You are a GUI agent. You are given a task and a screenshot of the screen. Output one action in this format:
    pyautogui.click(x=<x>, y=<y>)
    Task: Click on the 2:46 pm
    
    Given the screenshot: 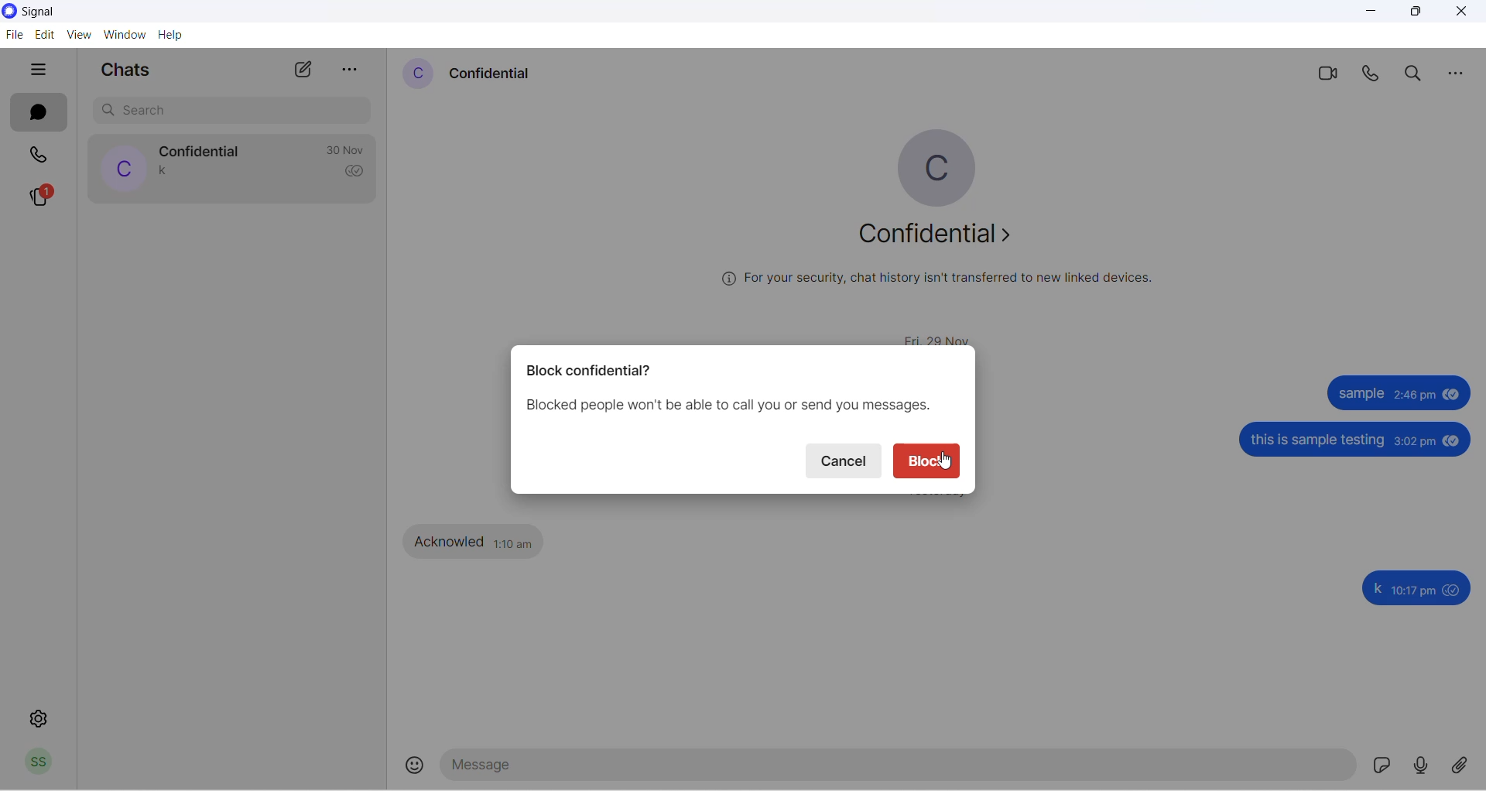 What is the action you would take?
    pyautogui.click(x=1416, y=393)
    